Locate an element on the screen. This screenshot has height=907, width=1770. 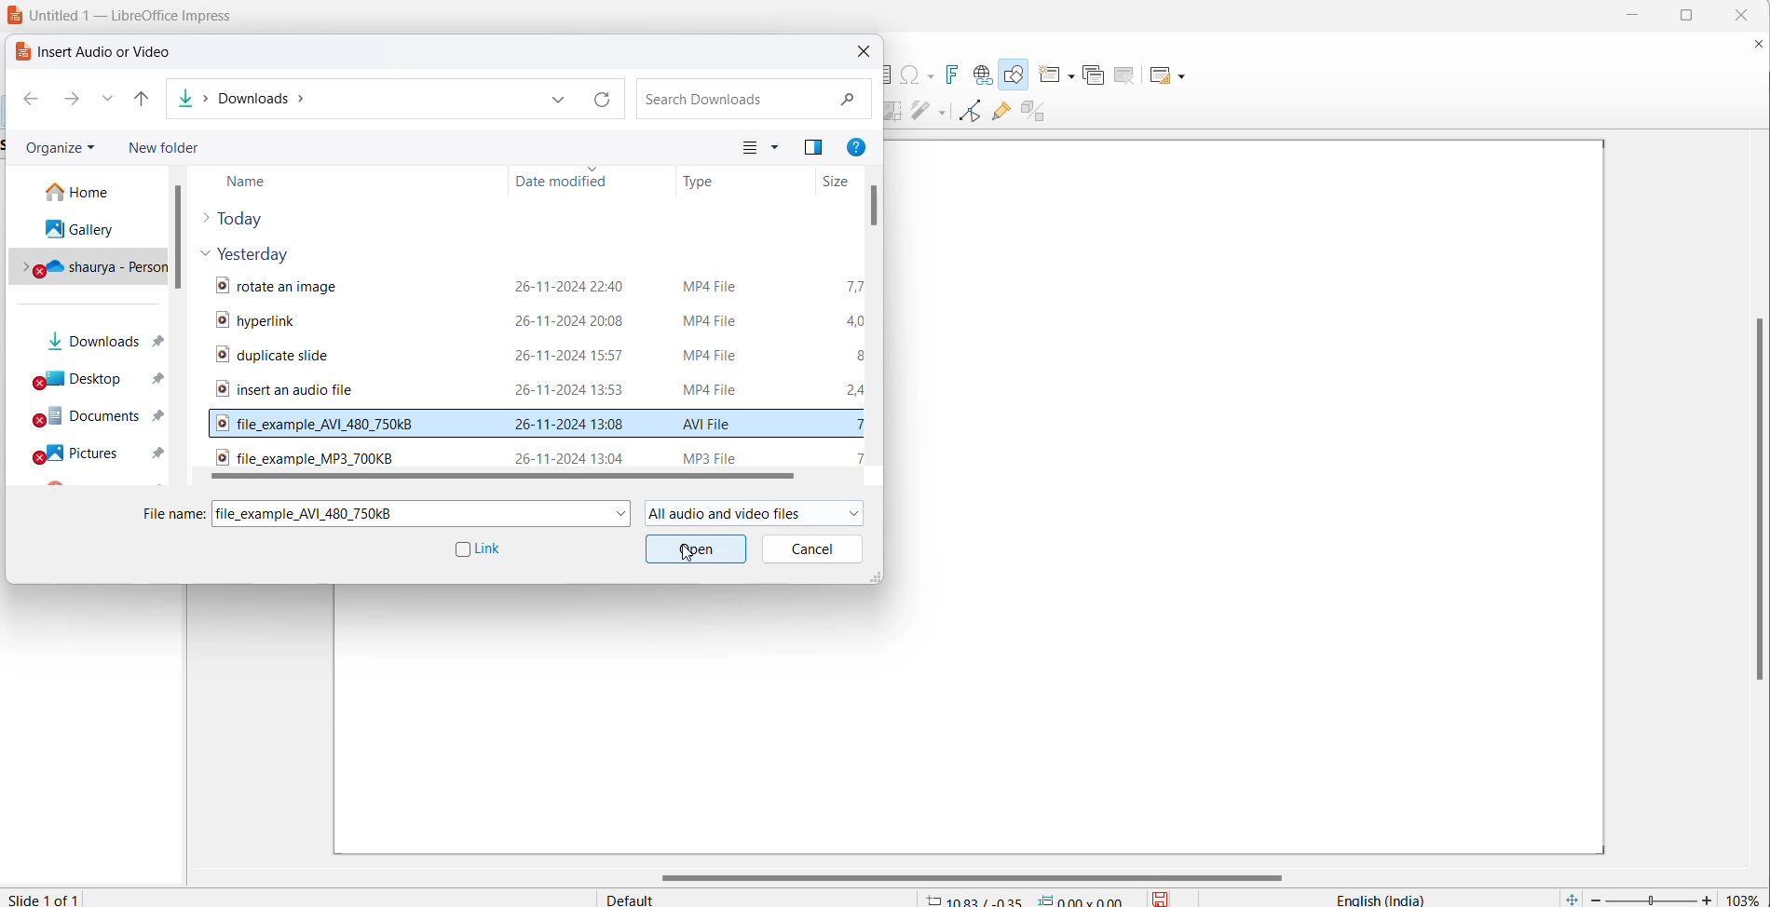
close is located at coordinates (1743, 15).